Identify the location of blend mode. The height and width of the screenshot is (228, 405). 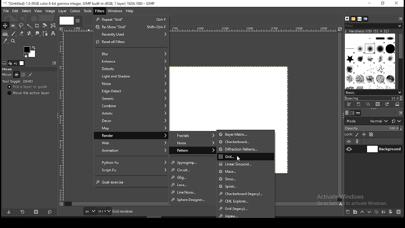
(373, 121).